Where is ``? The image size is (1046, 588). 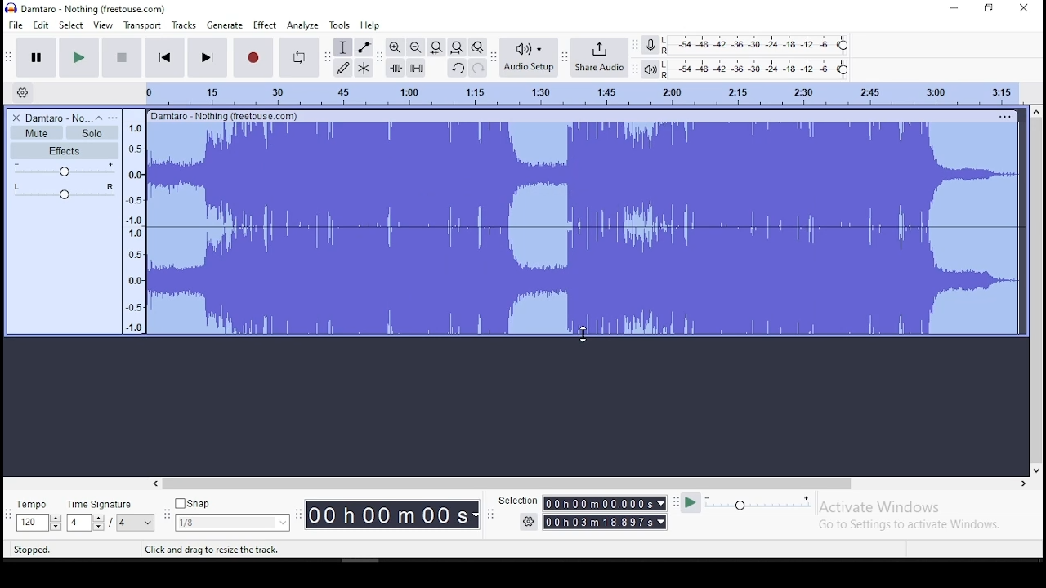
 is located at coordinates (378, 56).